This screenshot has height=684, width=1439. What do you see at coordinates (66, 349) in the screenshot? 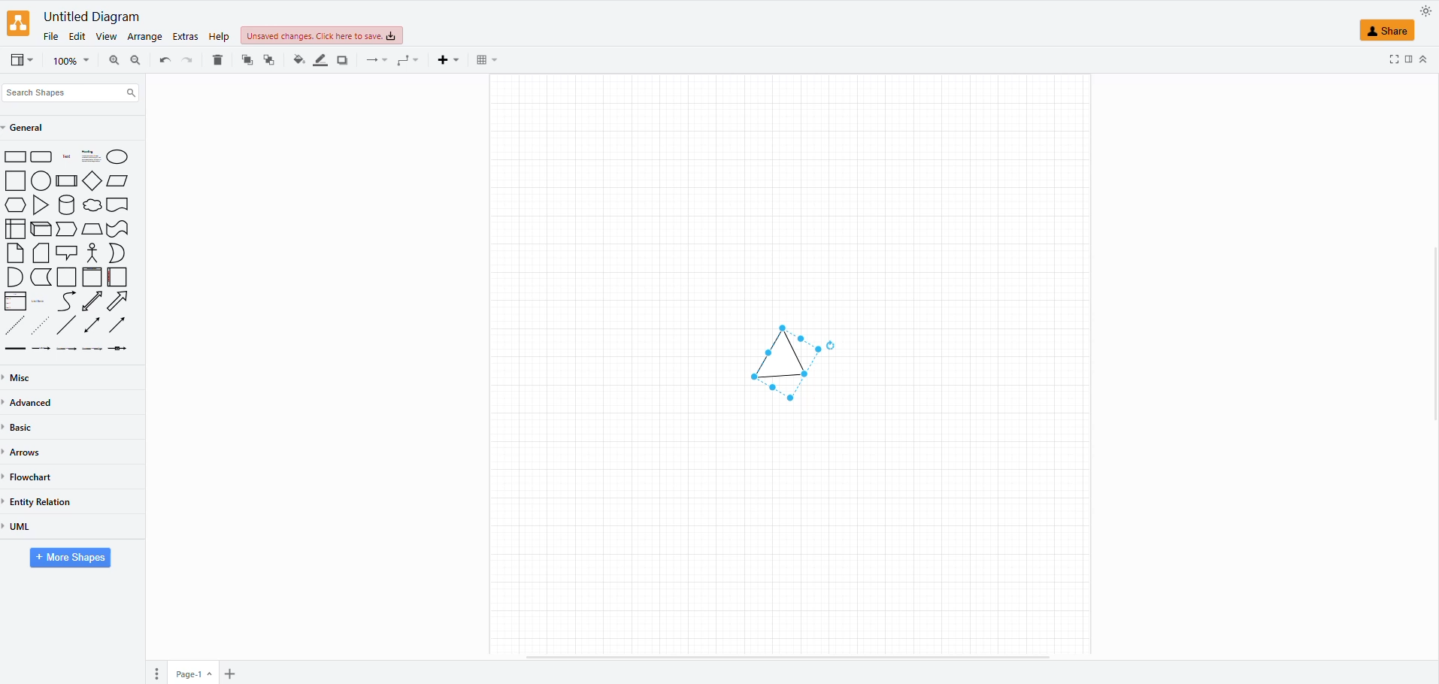
I see `Labelled Arrow` at bounding box center [66, 349].